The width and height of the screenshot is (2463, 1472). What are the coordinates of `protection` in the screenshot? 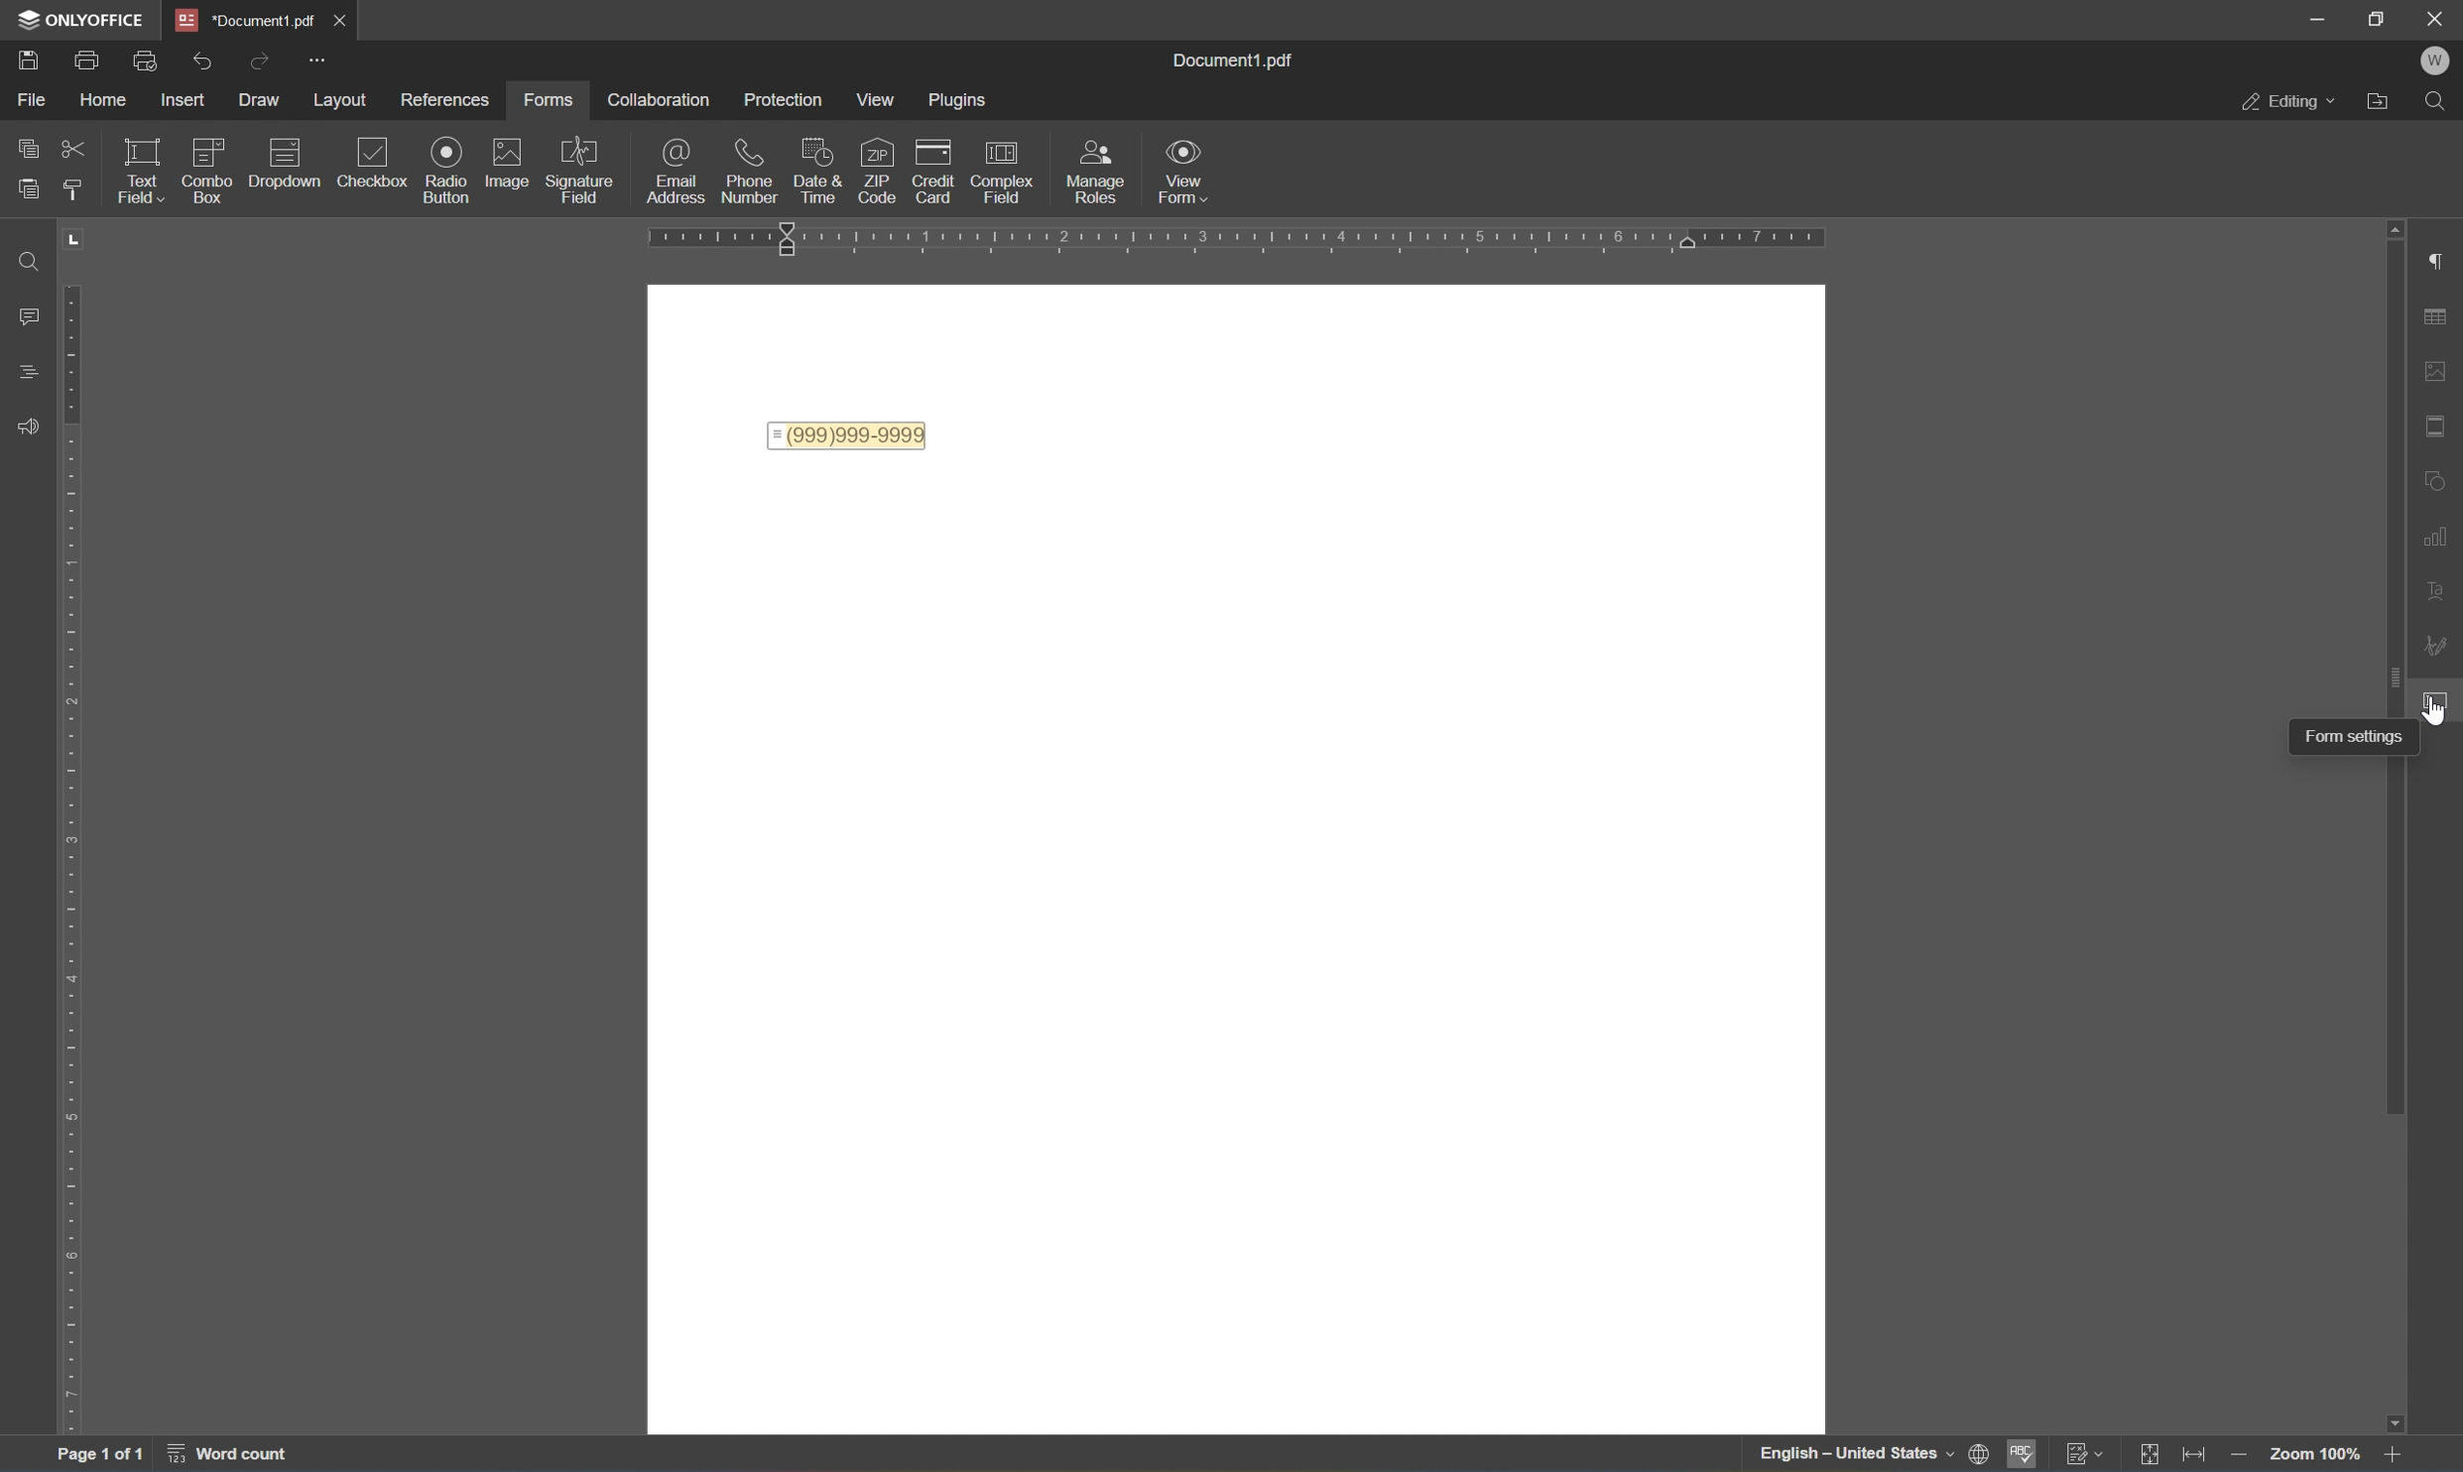 It's located at (789, 103).